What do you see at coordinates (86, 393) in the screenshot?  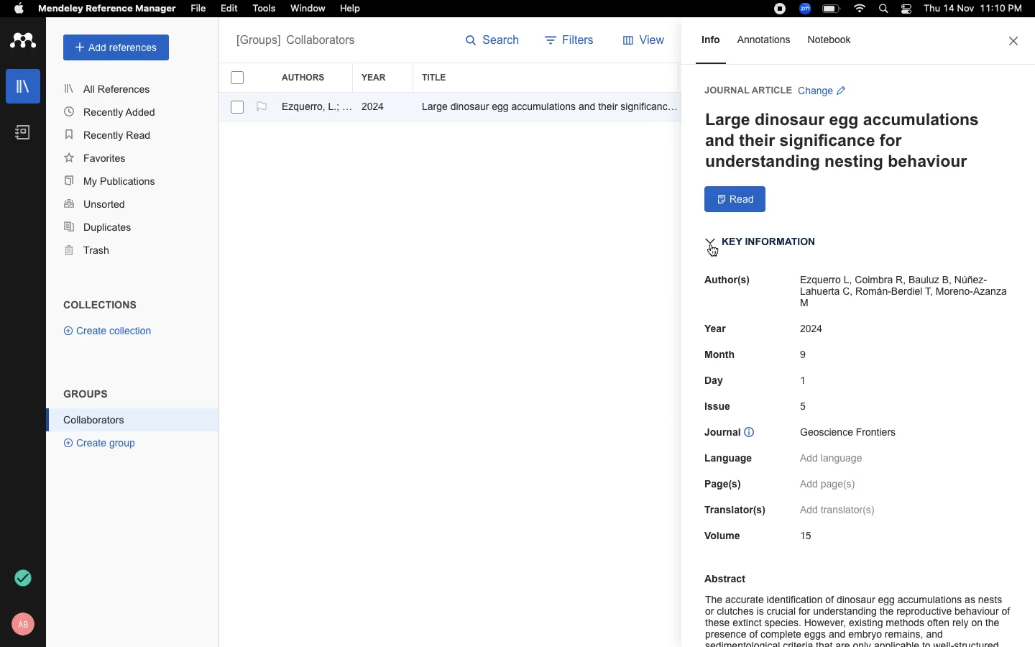 I see `GROUPS` at bounding box center [86, 393].